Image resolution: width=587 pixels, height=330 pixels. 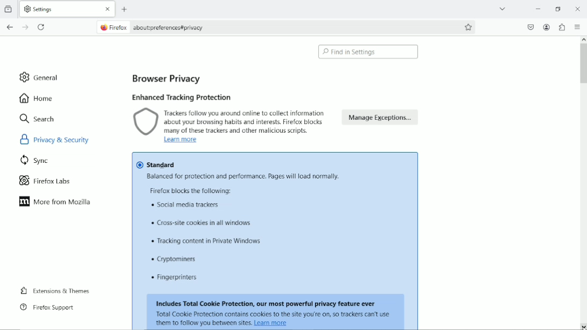 I want to click on save to pocket, so click(x=531, y=27).